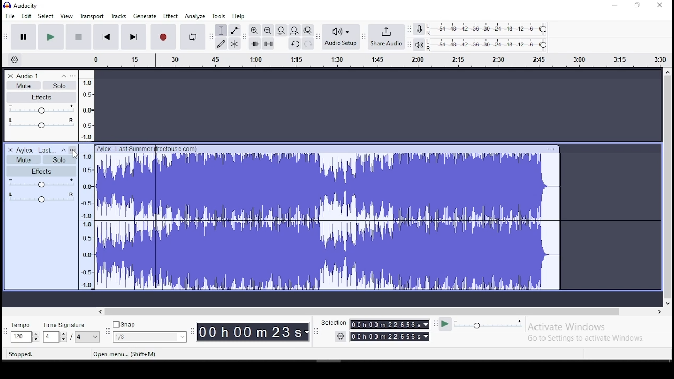 The image size is (674, 379). I want to click on solo, so click(58, 159).